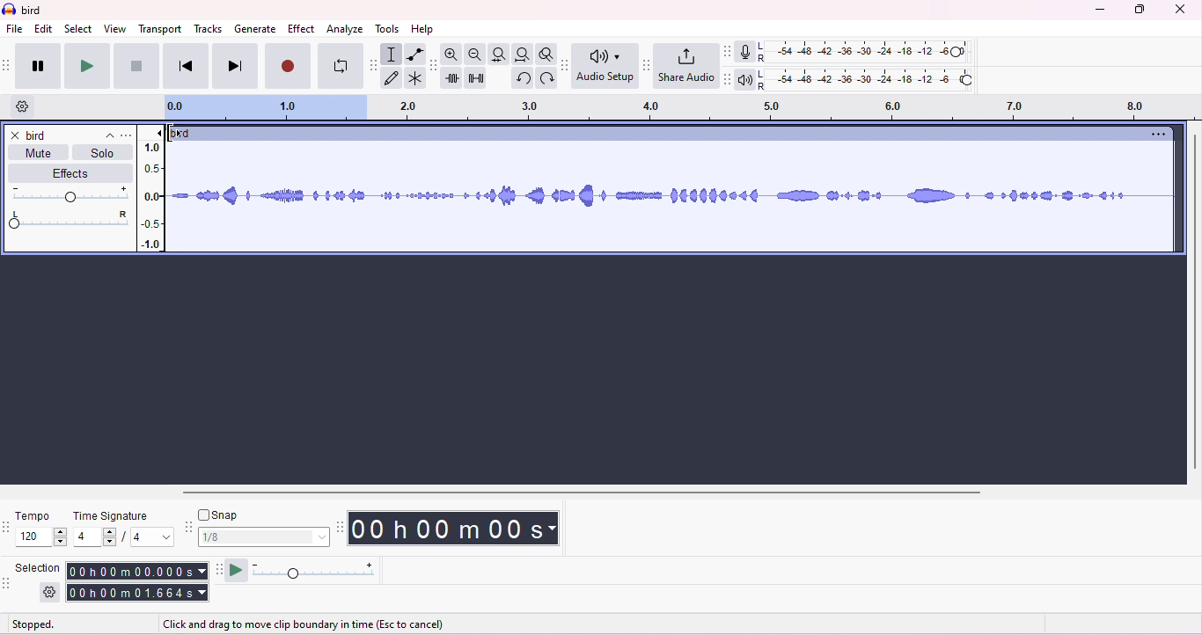  I want to click on cursor position, so click(172, 133).